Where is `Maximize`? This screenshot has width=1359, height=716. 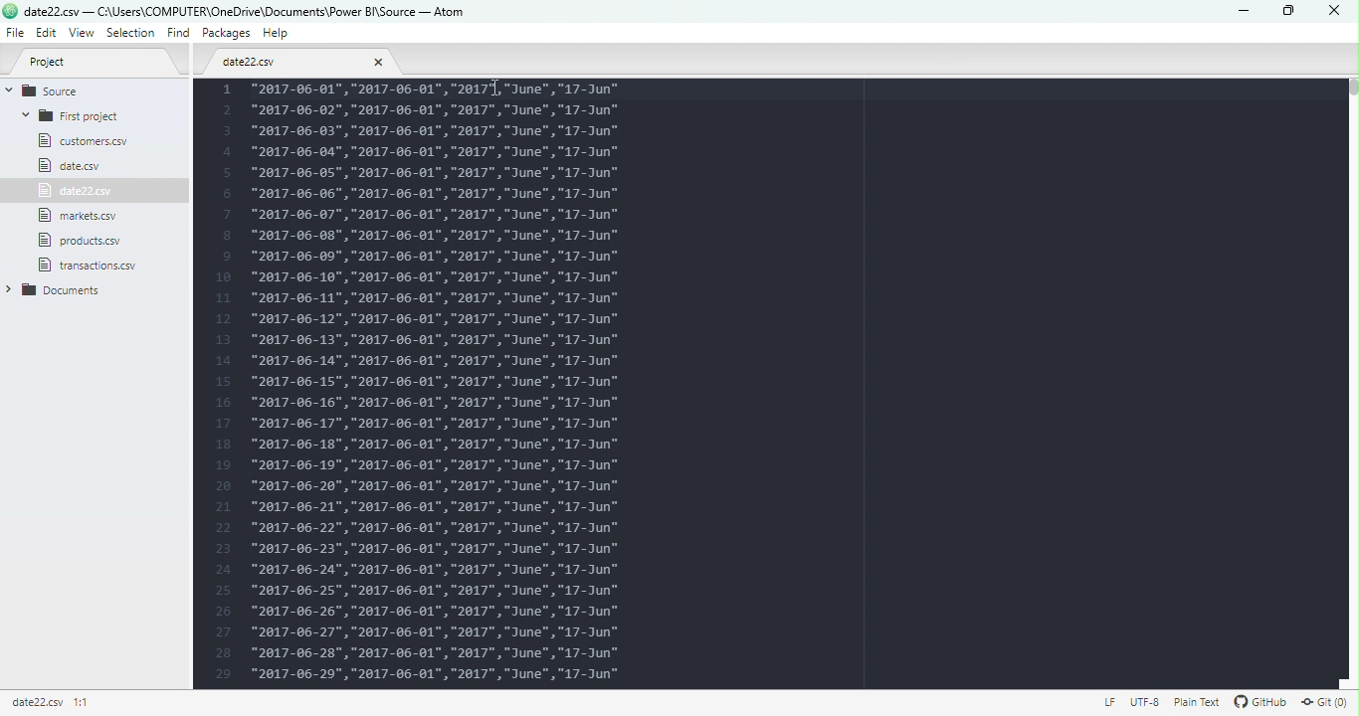
Maximize is located at coordinates (1284, 11).